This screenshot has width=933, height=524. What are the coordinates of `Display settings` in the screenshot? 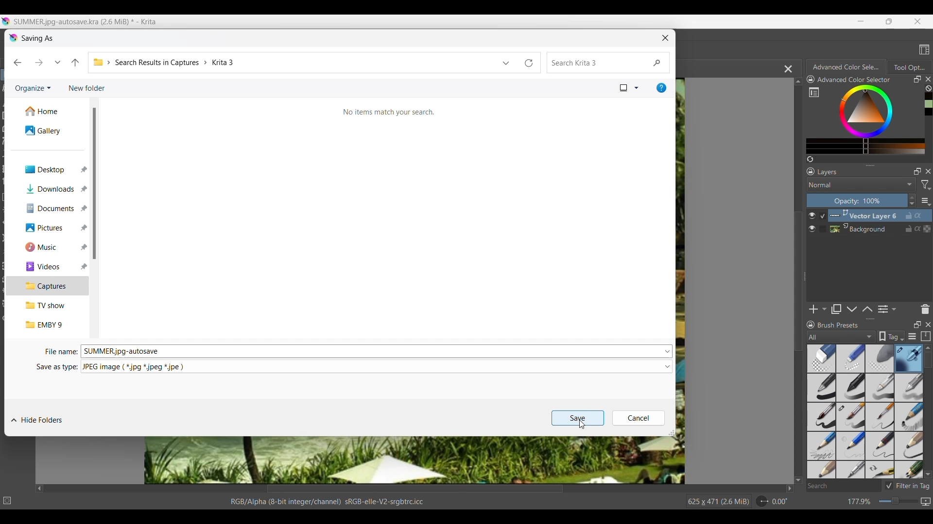 It's located at (912, 336).